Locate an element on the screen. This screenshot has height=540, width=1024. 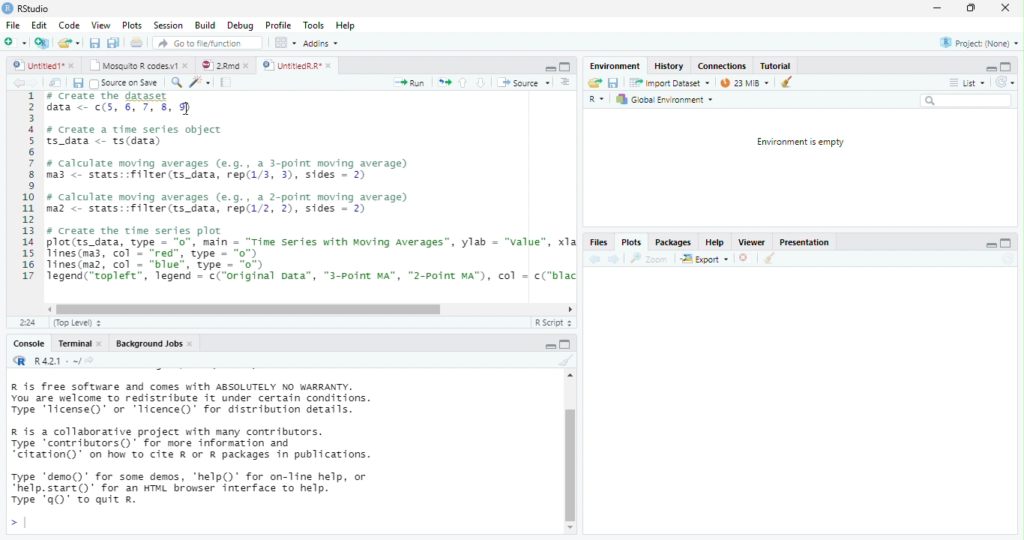
cursor is located at coordinates (187, 109).